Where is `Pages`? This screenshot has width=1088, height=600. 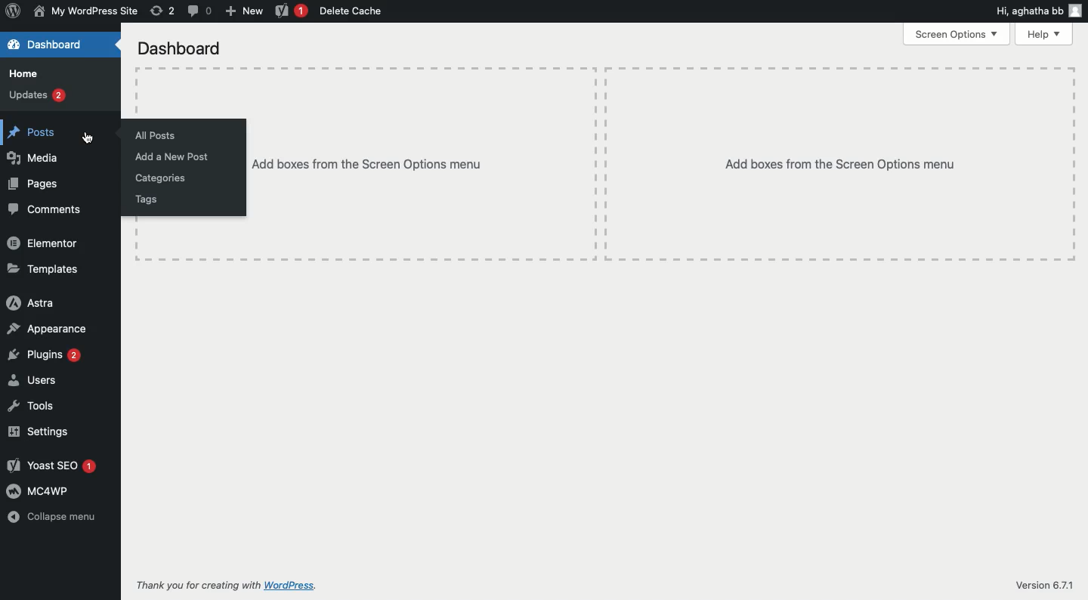 Pages is located at coordinates (33, 184).